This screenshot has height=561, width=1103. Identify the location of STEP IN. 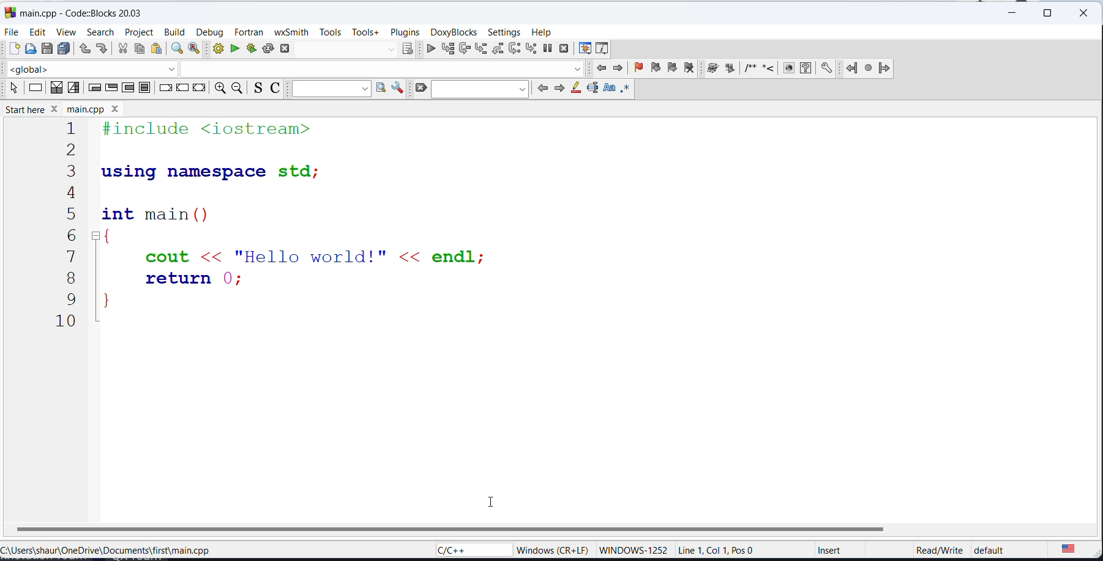
(480, 49).